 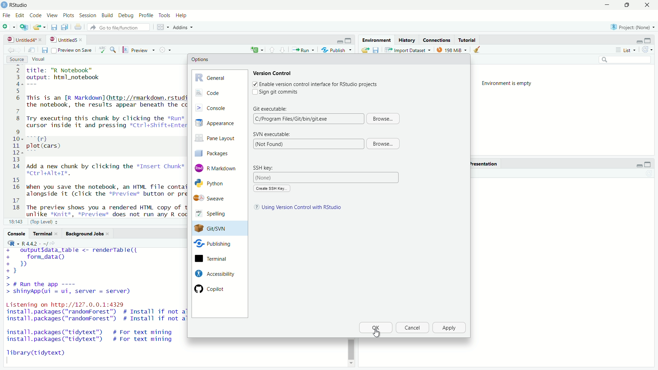 What do you see at coordinates (219, 123) in the screenshot?
I see `Appearance` at bounding box center [219, 123].